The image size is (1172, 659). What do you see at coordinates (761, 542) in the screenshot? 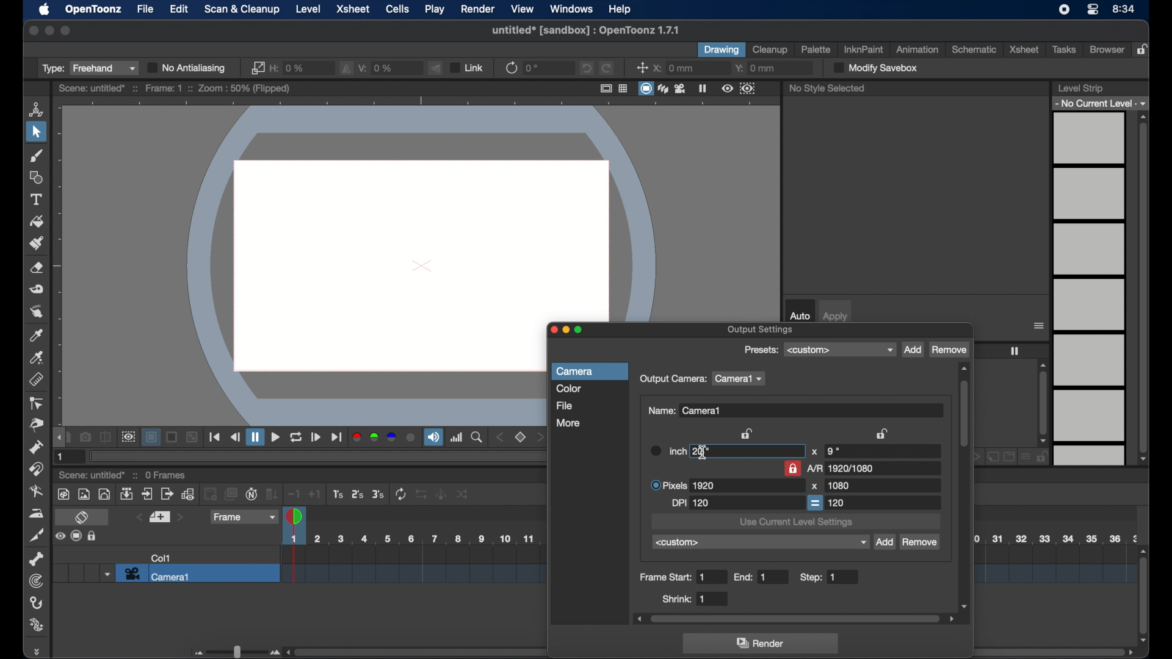
I see `custom` at bounding box center [761, 542].